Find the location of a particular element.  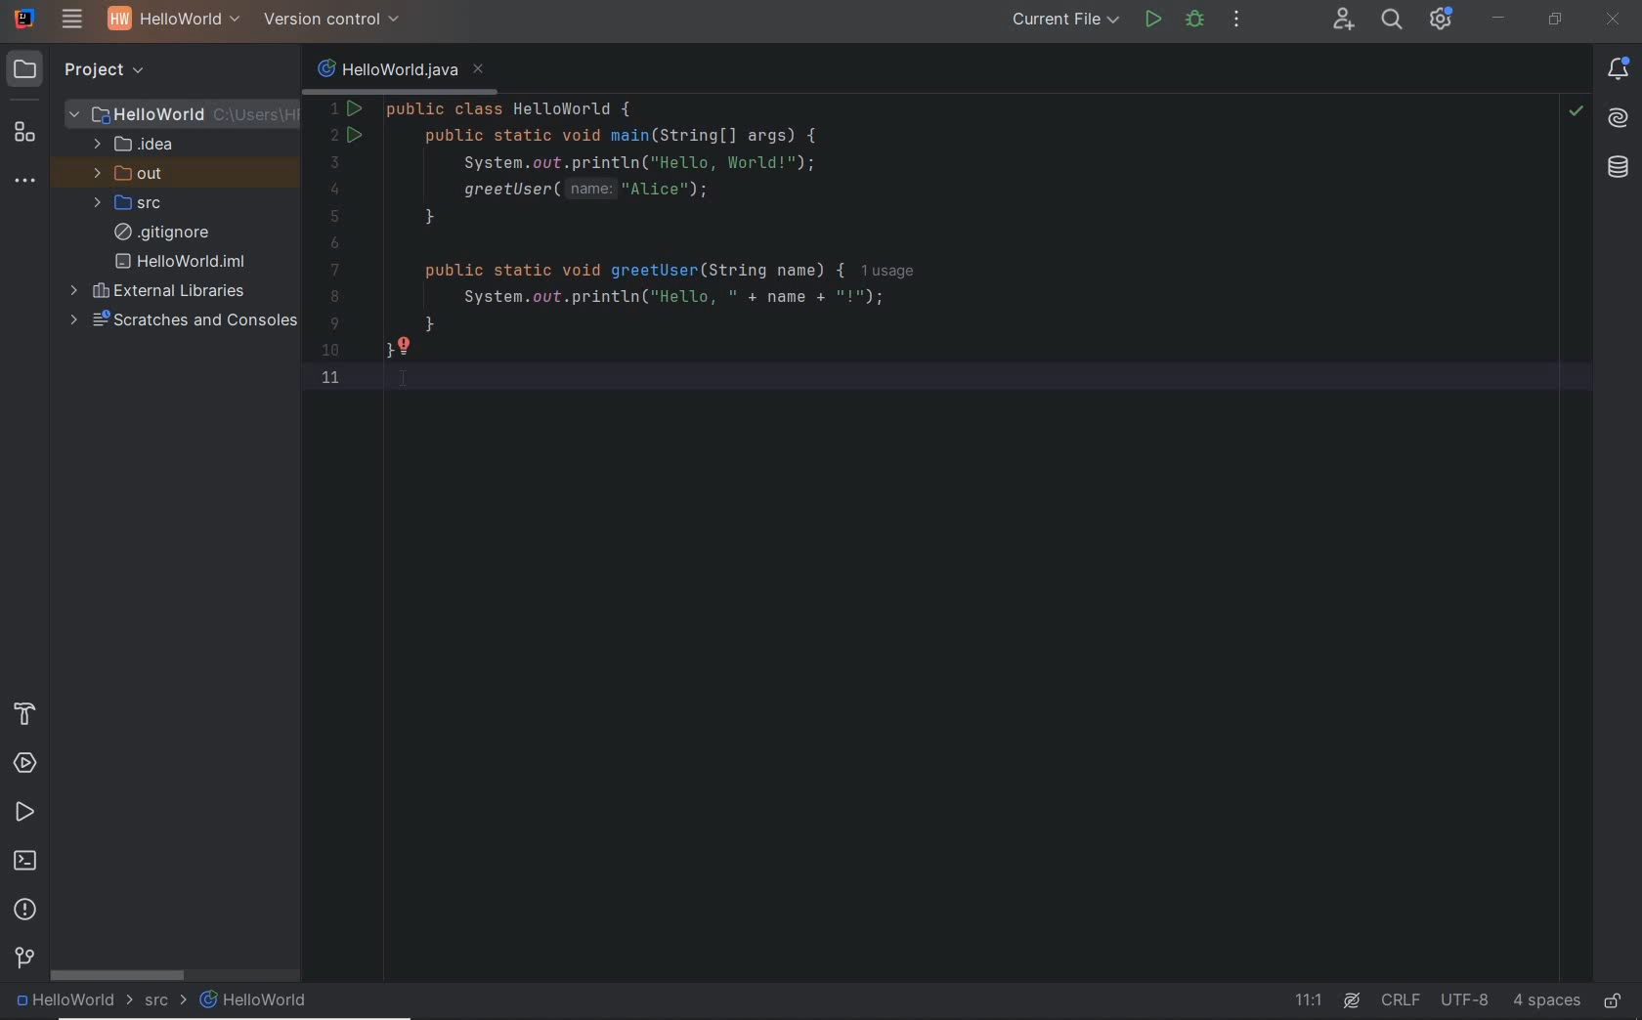

unlock(edit or ready only mode) is located at coordinates (1613, 997).